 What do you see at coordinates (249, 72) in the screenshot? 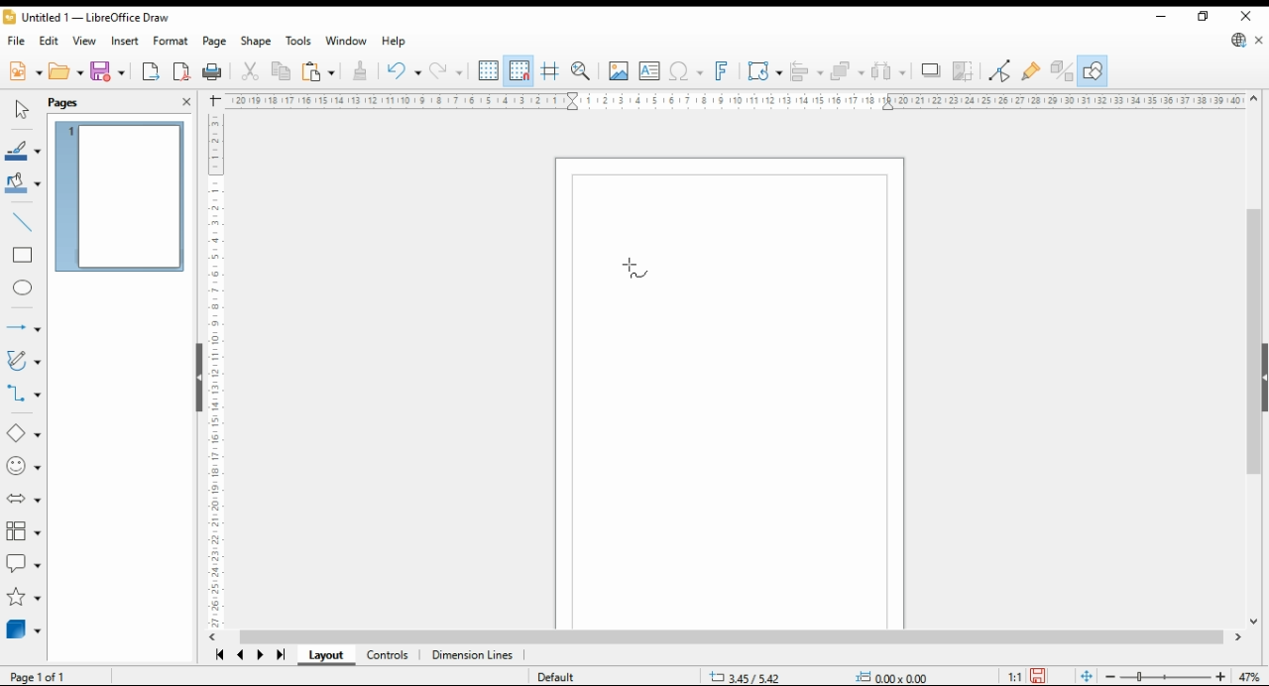
I see `cut` at bounding box center [249, 72].